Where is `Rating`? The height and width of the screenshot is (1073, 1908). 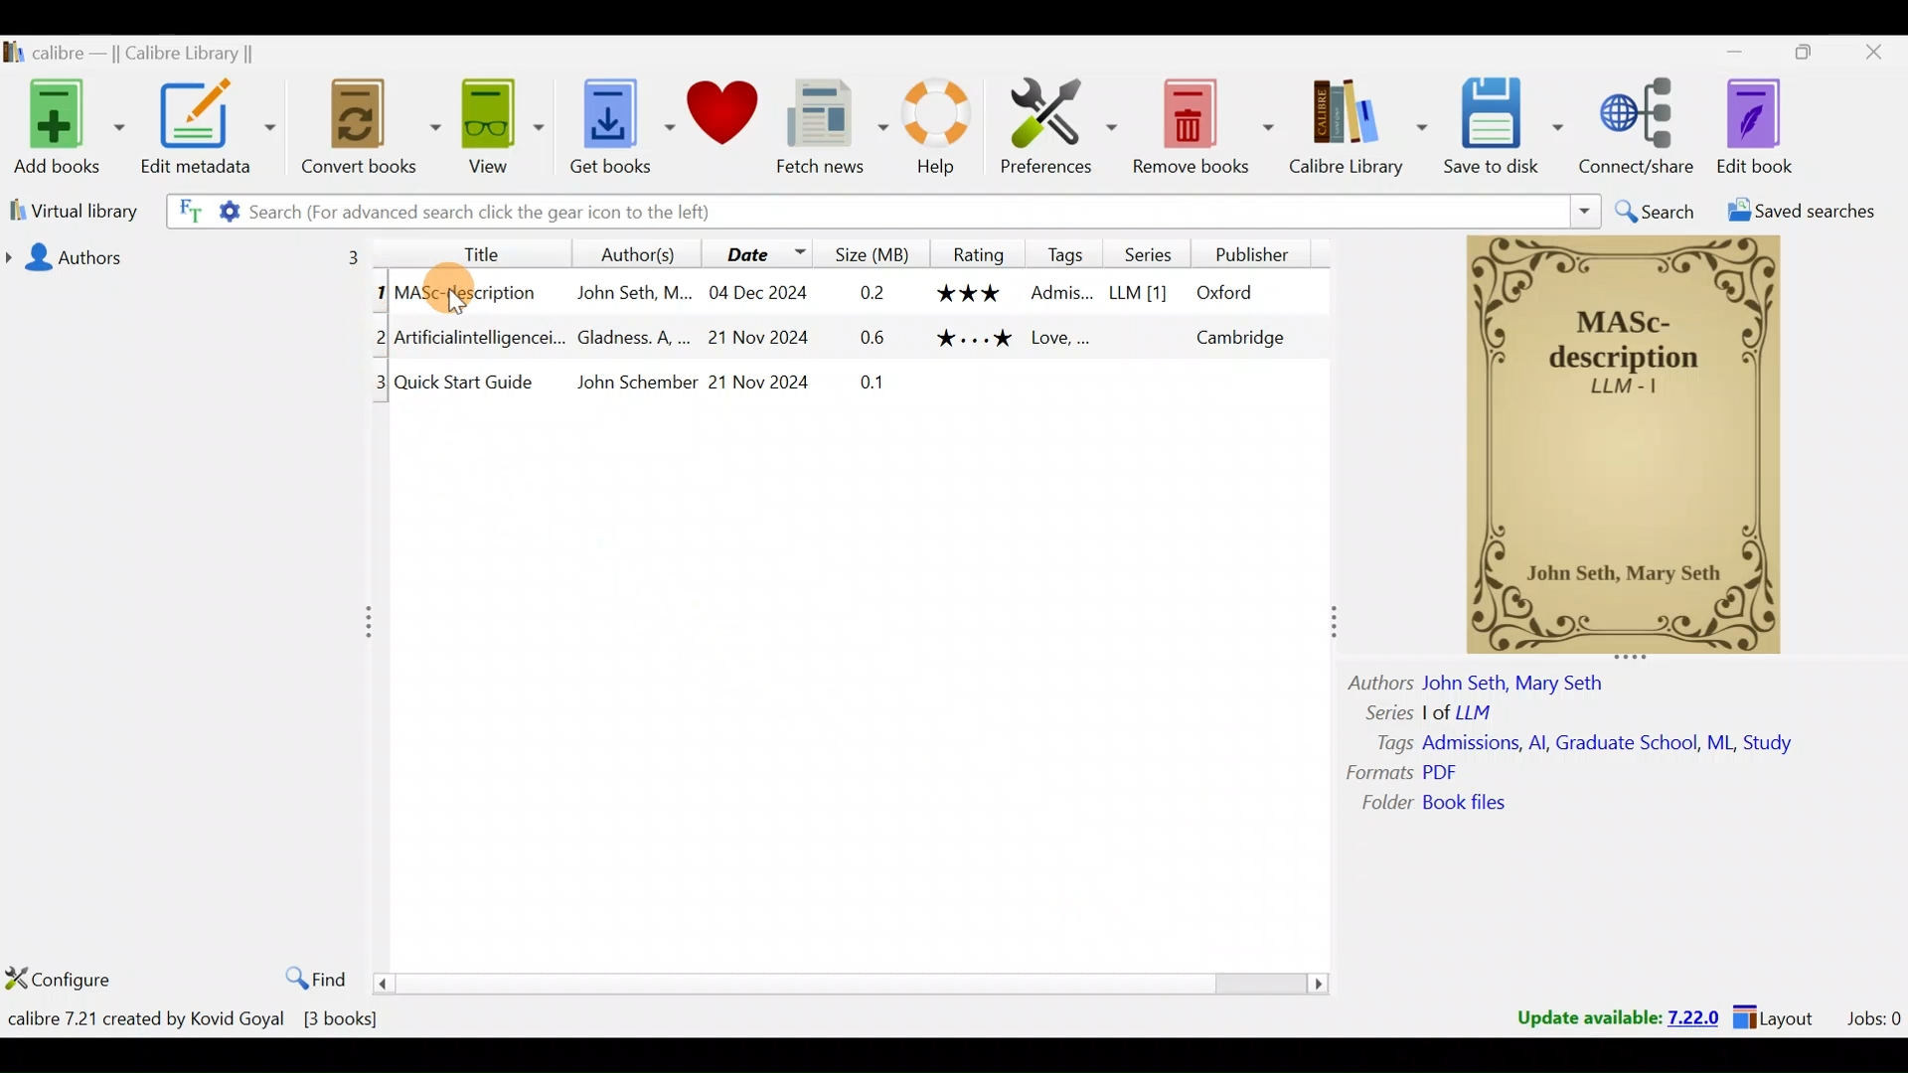 Rating is located at coordinates (980, 251).